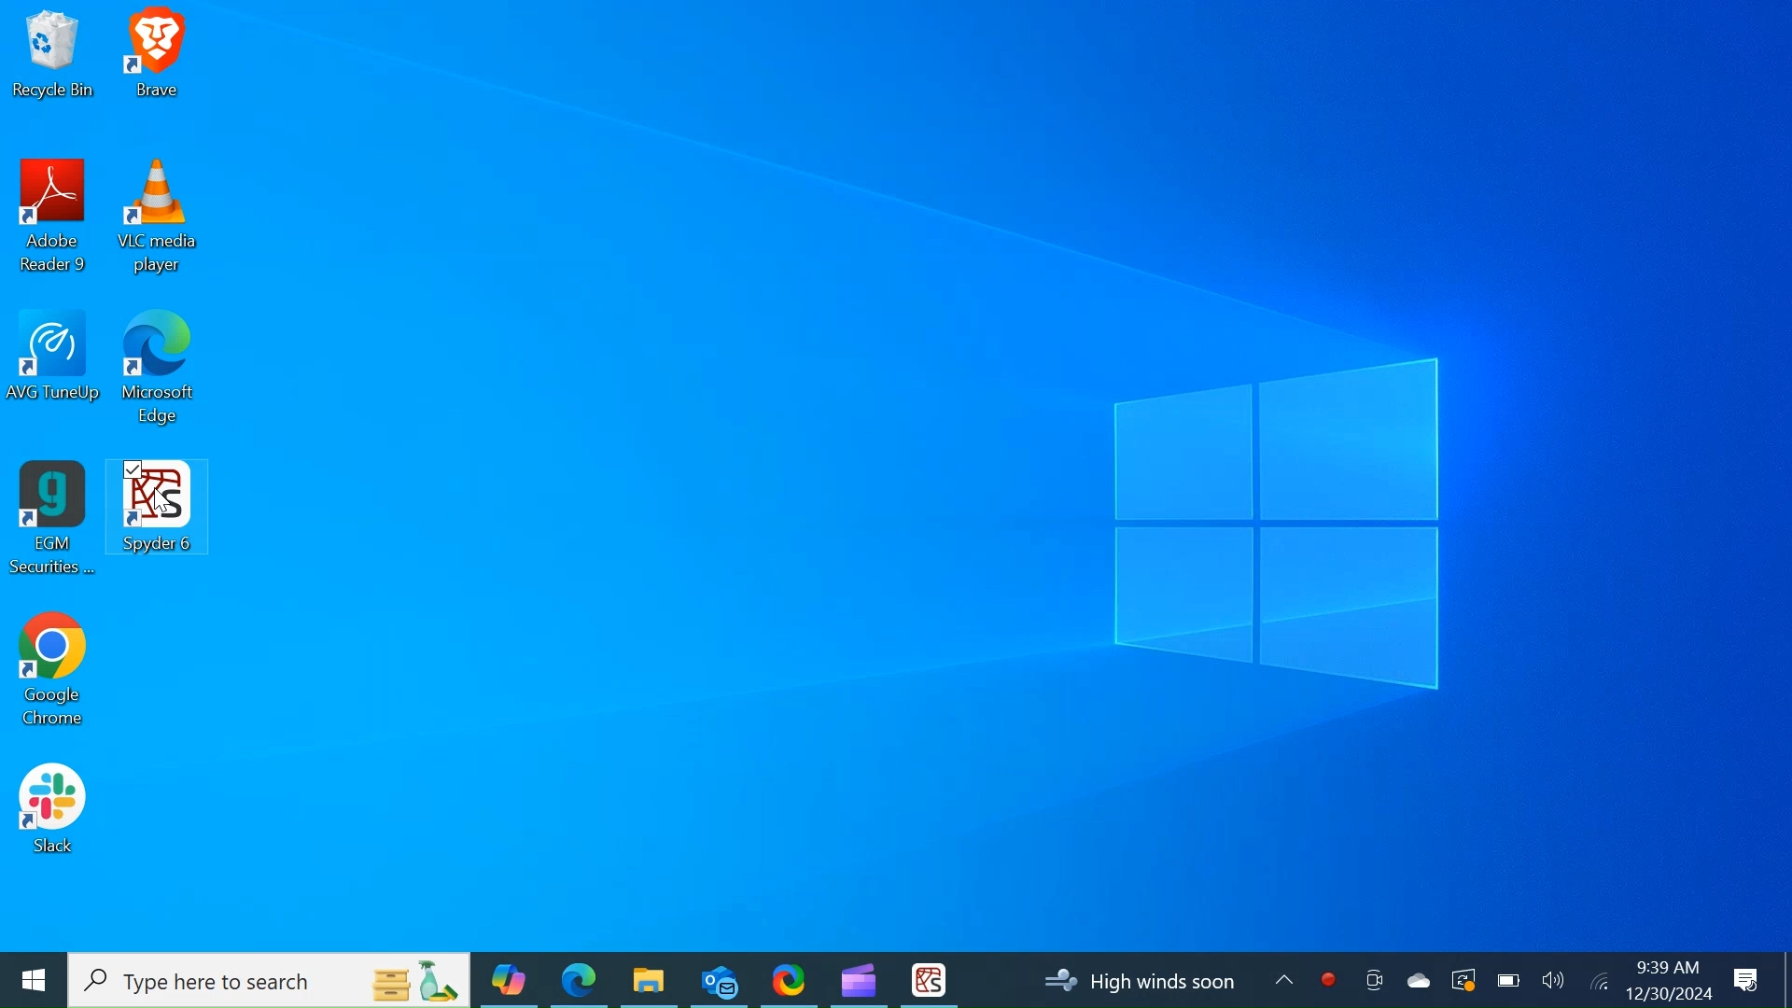 The image size is (1792, 1008). What do you see at coordinates (52, 520) in the screenshot?
I see `EGM Securities Desktop Icon` at bounding box center [52, 520].